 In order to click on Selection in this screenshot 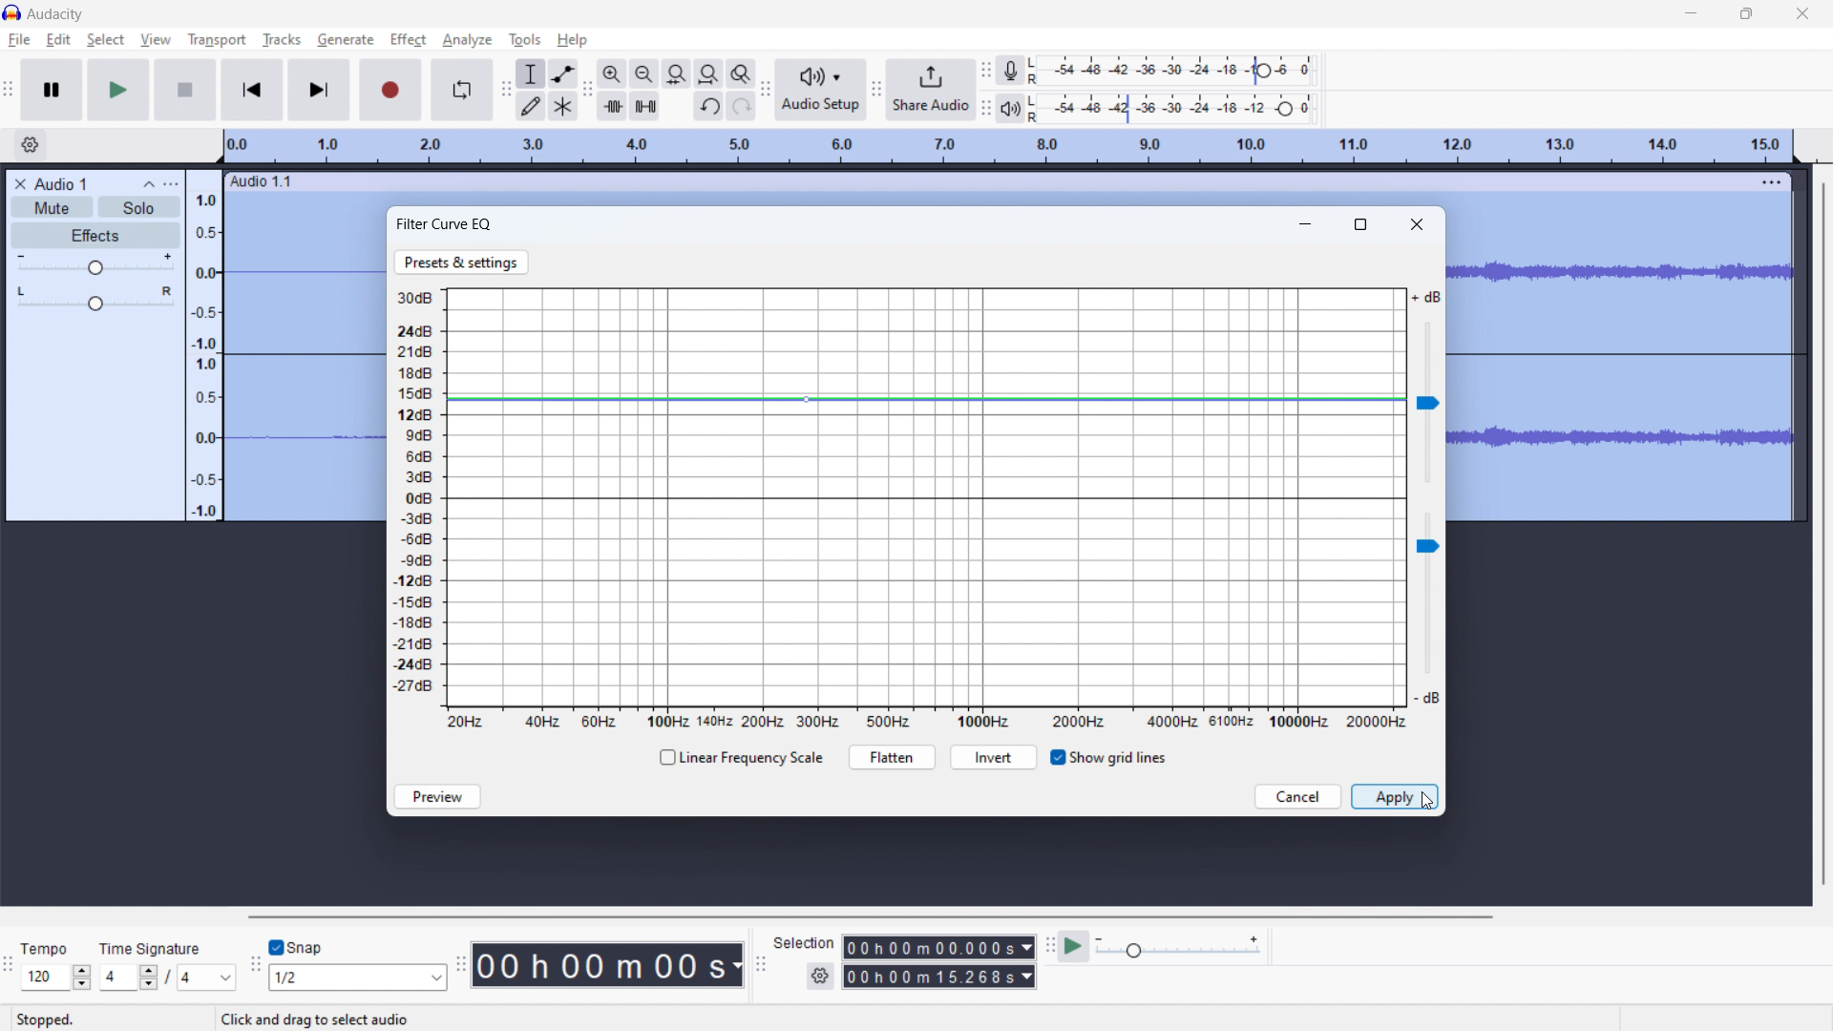, I will do `click(804, 940)`.